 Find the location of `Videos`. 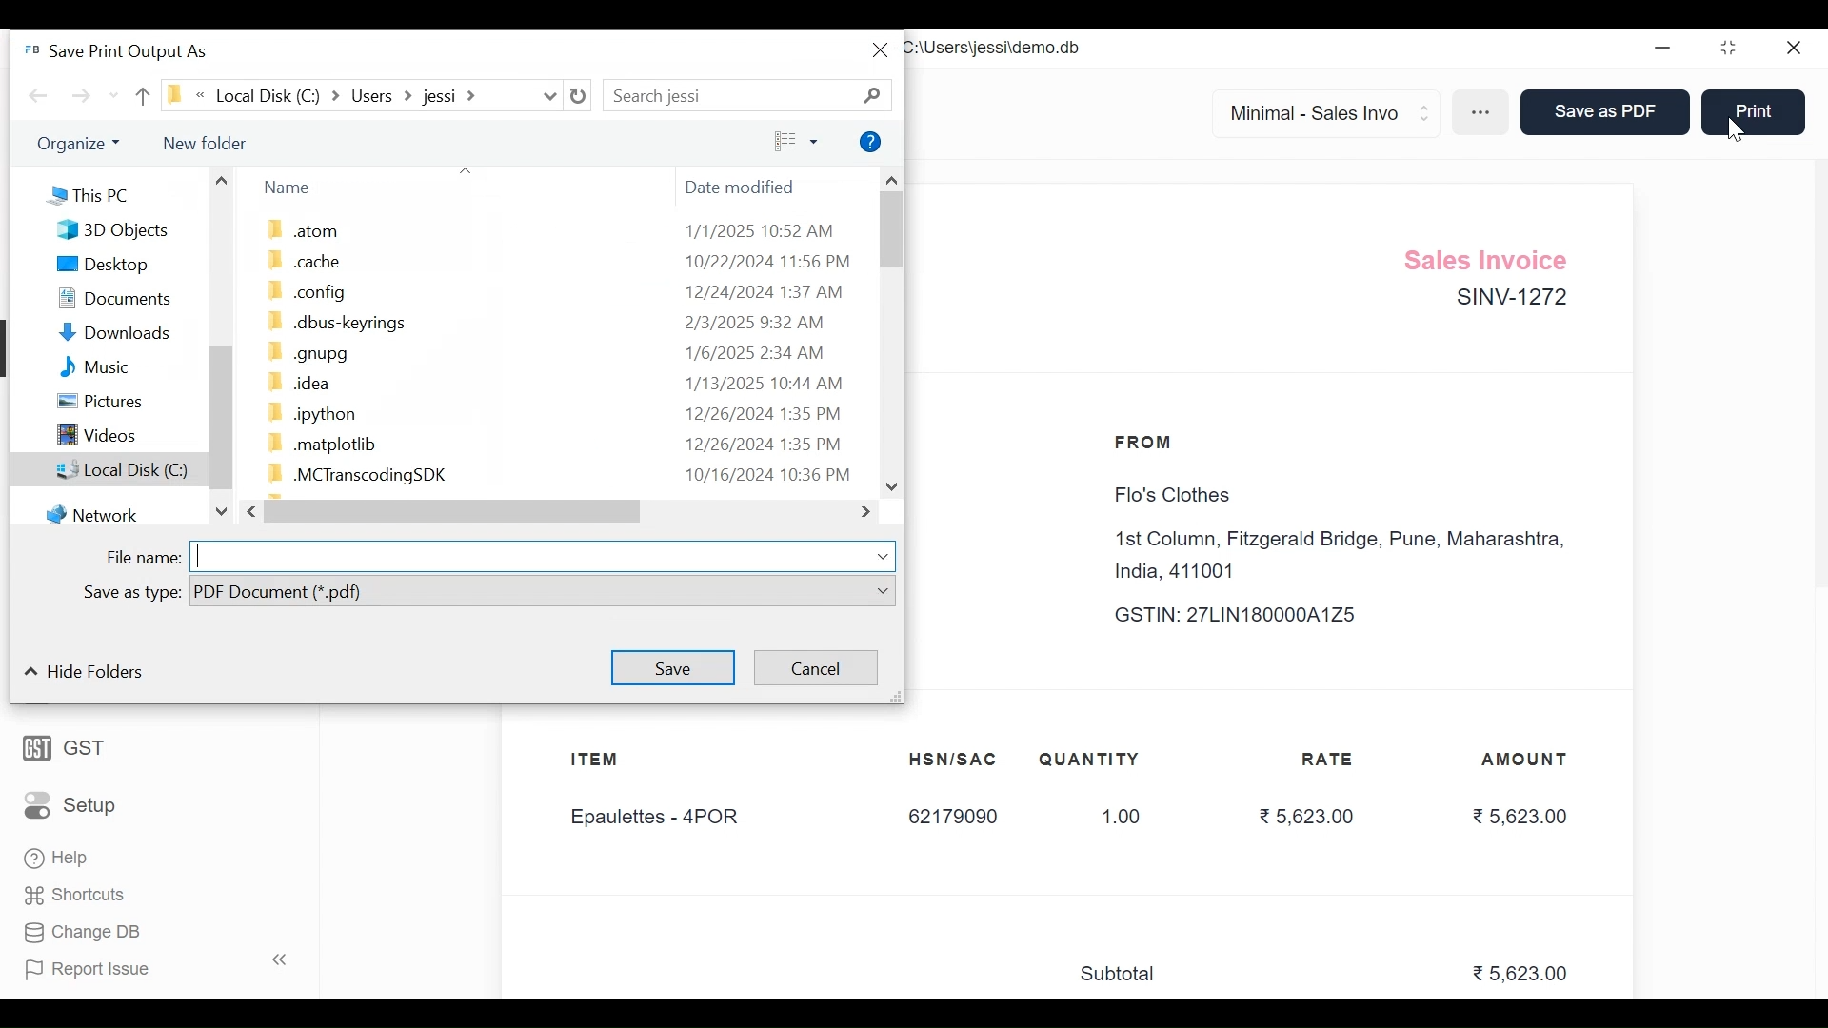

Videos is located at coordinates (92, 433).